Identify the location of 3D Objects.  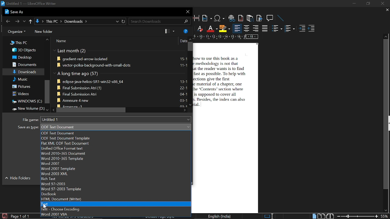
(23, 50).